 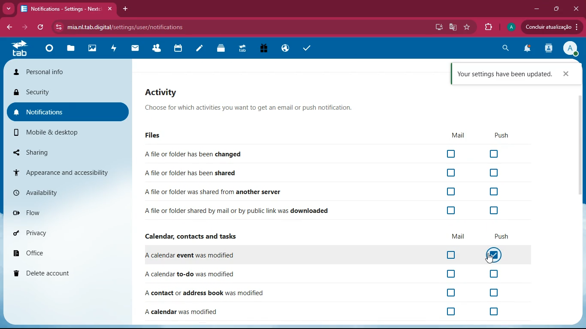 I want to click on off, so click(x=452, y=312).